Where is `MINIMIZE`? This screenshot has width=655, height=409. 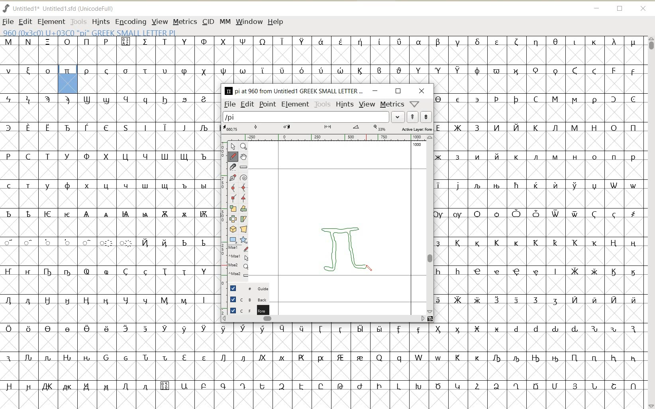
MINIMIZE is located at coordinates (375, 91).